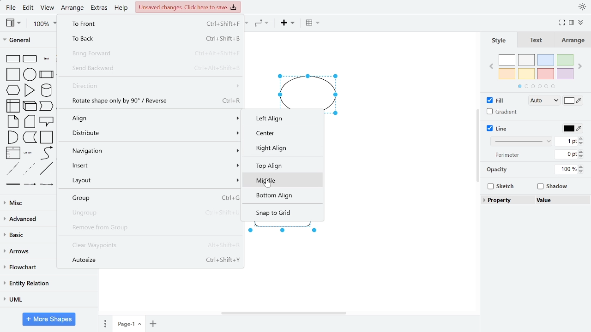 This screenshot has width=591, height=332. Describe the element at coordinates (29, 153) in the screenshot. I see `list item` at that location.